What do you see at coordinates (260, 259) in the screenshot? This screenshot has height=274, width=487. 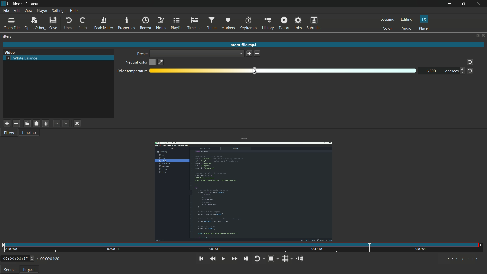 I see `toggle player looping` at bounding box center [260, 259].